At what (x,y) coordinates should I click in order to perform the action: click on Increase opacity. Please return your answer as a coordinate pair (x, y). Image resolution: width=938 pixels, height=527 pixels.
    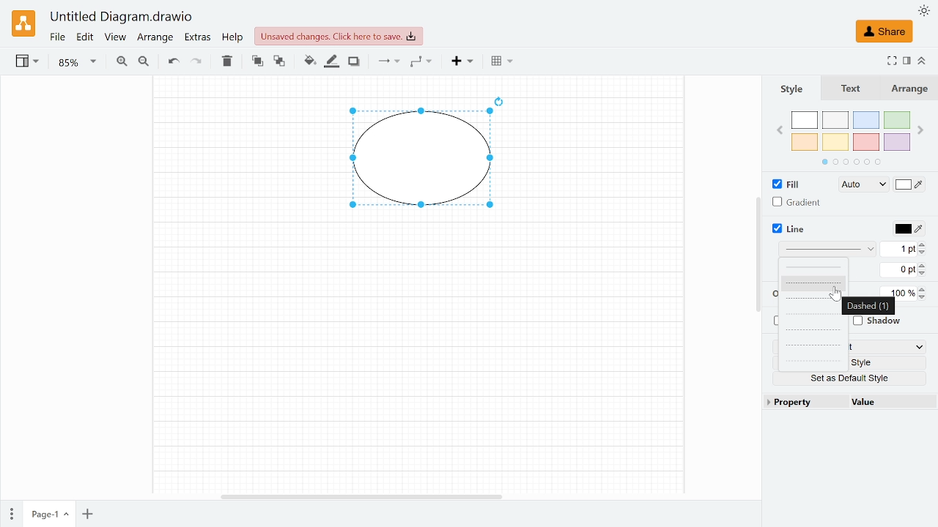
    Looking at the image, I should click on (923, 289).